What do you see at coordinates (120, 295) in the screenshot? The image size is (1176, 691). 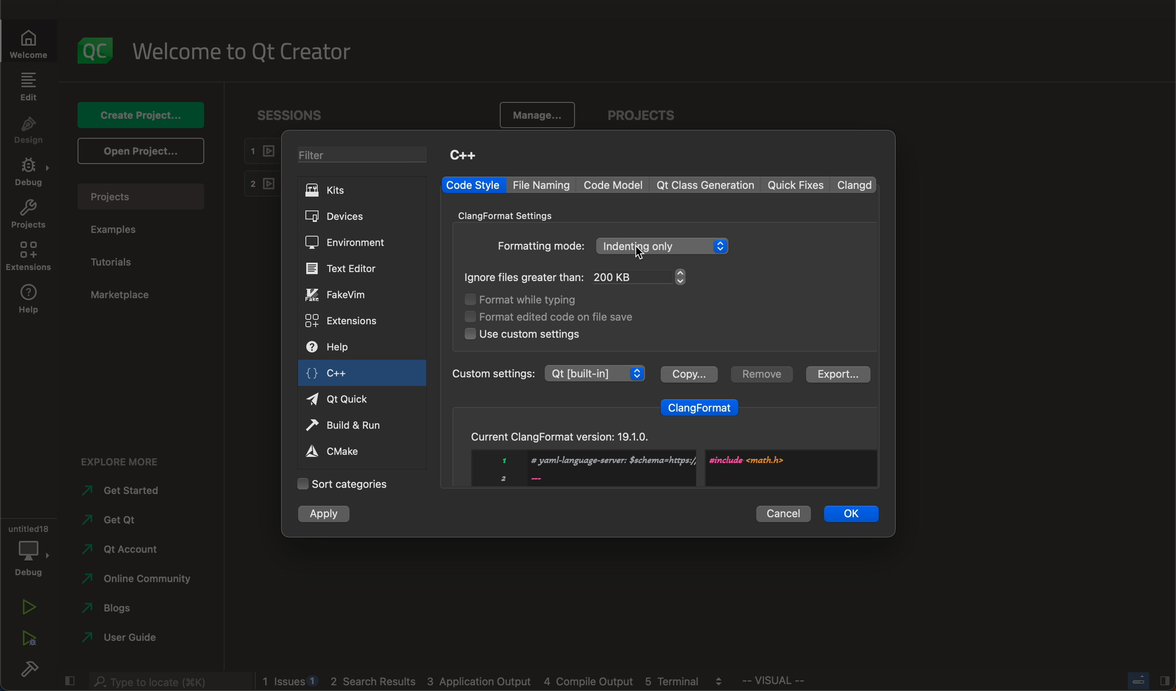 I see `marketplace` at bounding box center [120, 295].